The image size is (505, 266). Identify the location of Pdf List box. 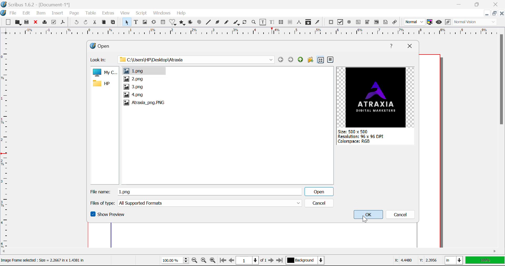
(377, 23).